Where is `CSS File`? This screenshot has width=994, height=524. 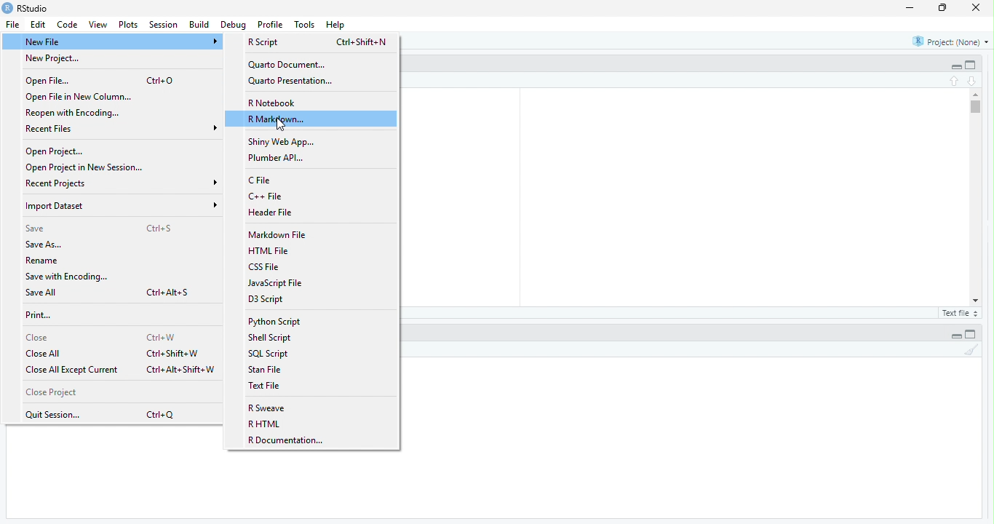
CSS File is located at coordinates (266, 266).